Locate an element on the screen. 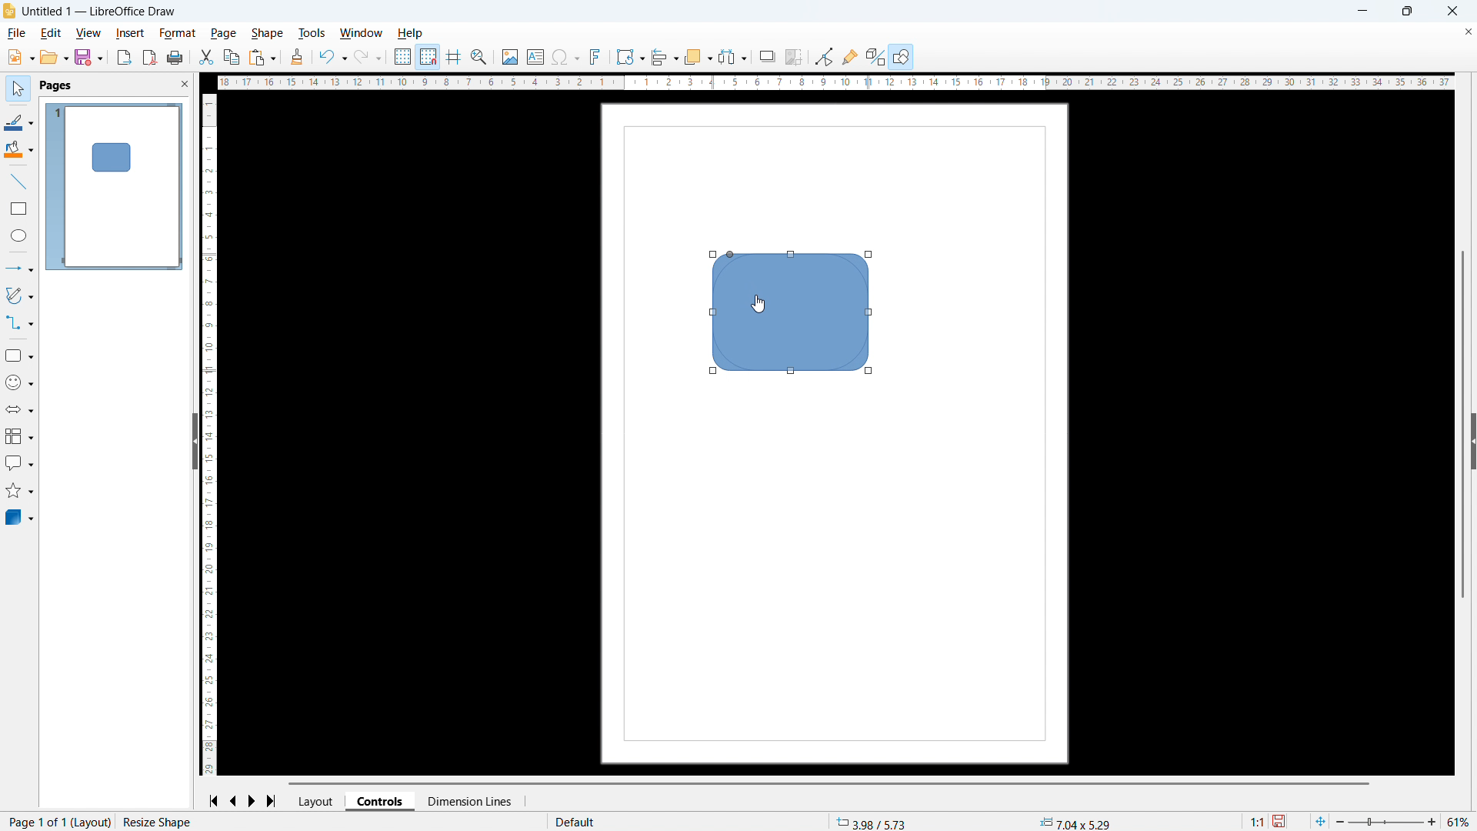 This screenshot has width=1477, height=831. Insert font work text  is located at coordinates (595, 56).